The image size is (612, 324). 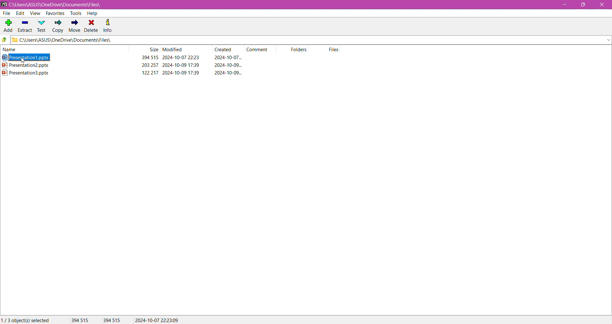 I want to click on cursor, so click(x=23, y=61).